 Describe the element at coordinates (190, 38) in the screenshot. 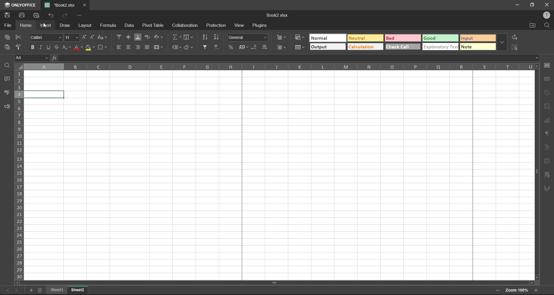

I see `fields` at that location.